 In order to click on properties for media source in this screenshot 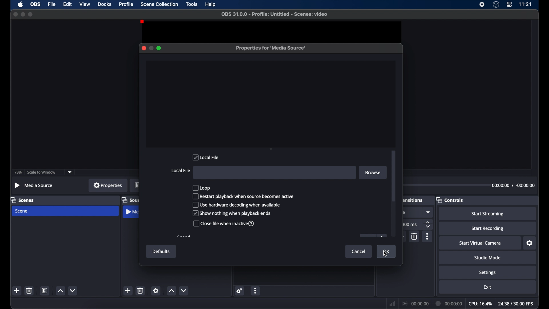, I will do `click(270, 48)`.